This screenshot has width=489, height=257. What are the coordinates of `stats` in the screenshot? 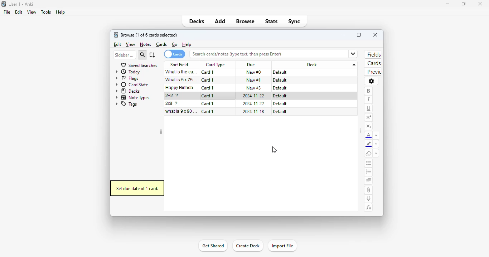 It's located at (271, 21).